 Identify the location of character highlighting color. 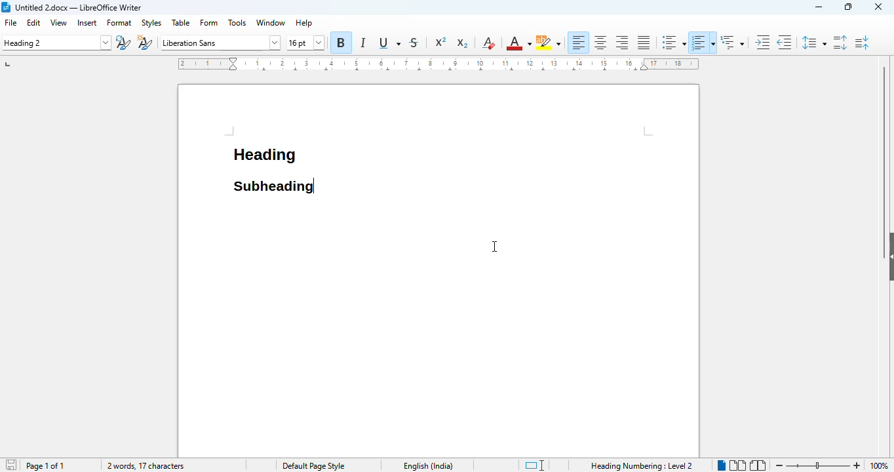
(549, 43).